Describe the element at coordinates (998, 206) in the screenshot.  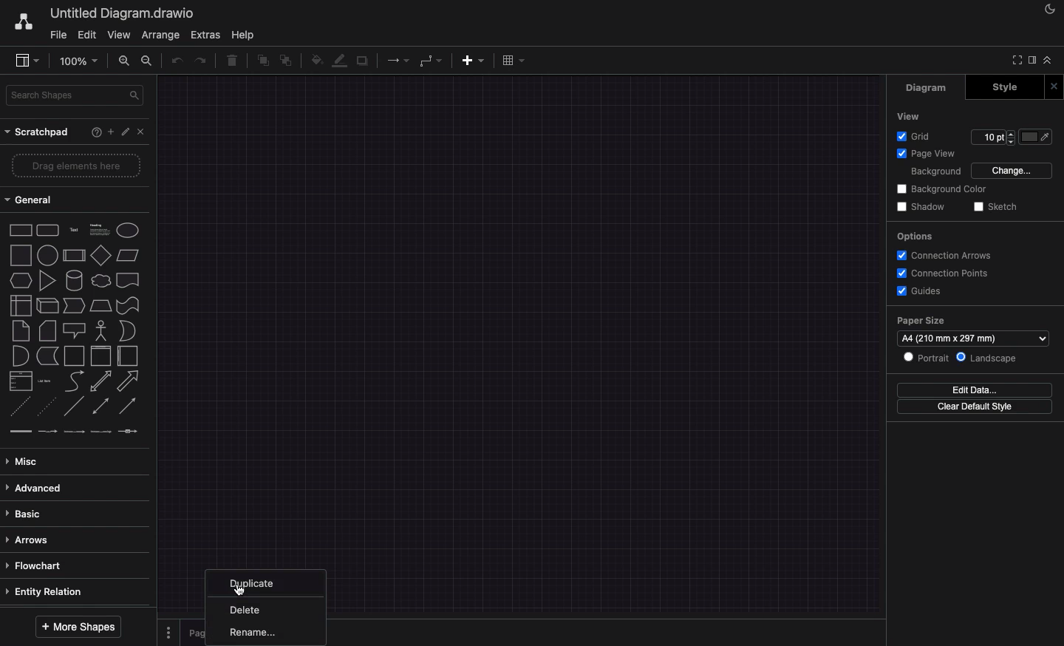
I see `sketch` at that location.